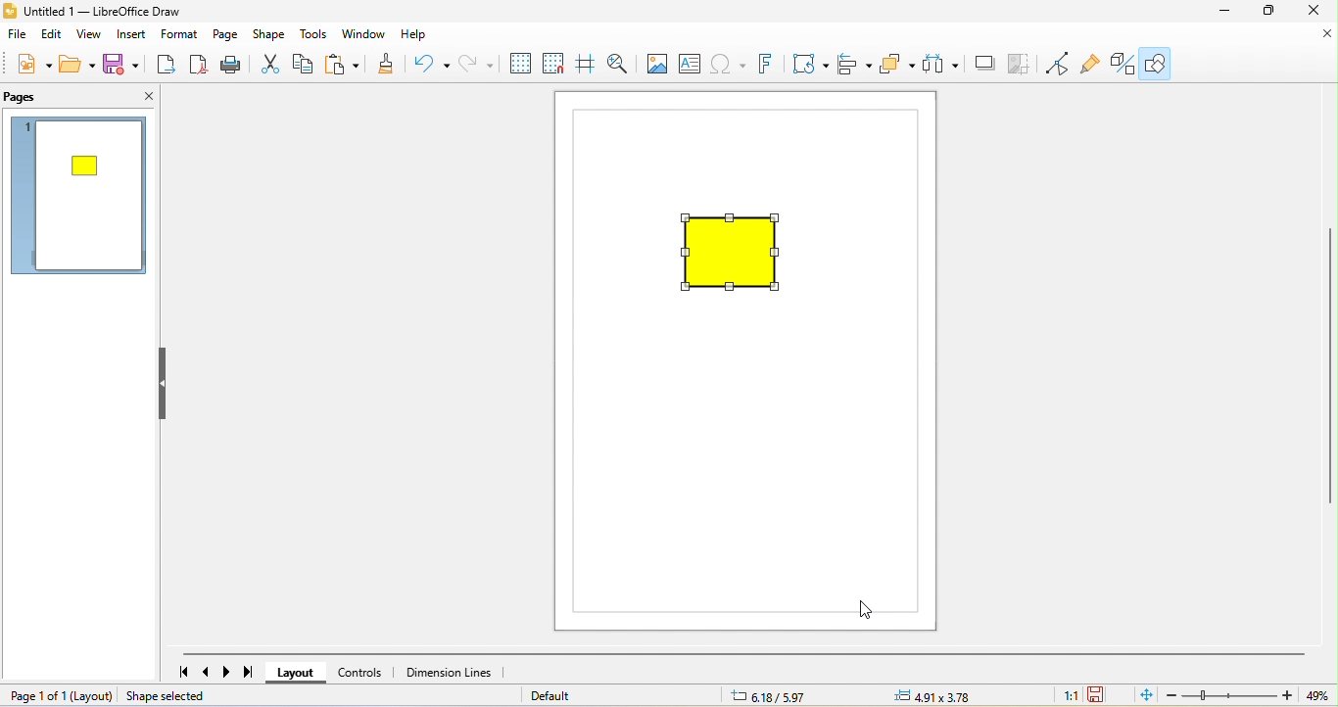 The image size is (1338, 707). I want to click on transformation, so click(807, 64).